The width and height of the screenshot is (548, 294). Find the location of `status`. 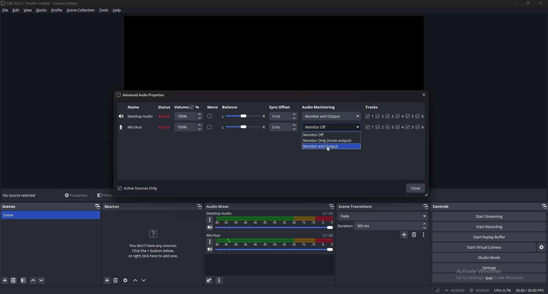

status is located at coordinates (165, 127).